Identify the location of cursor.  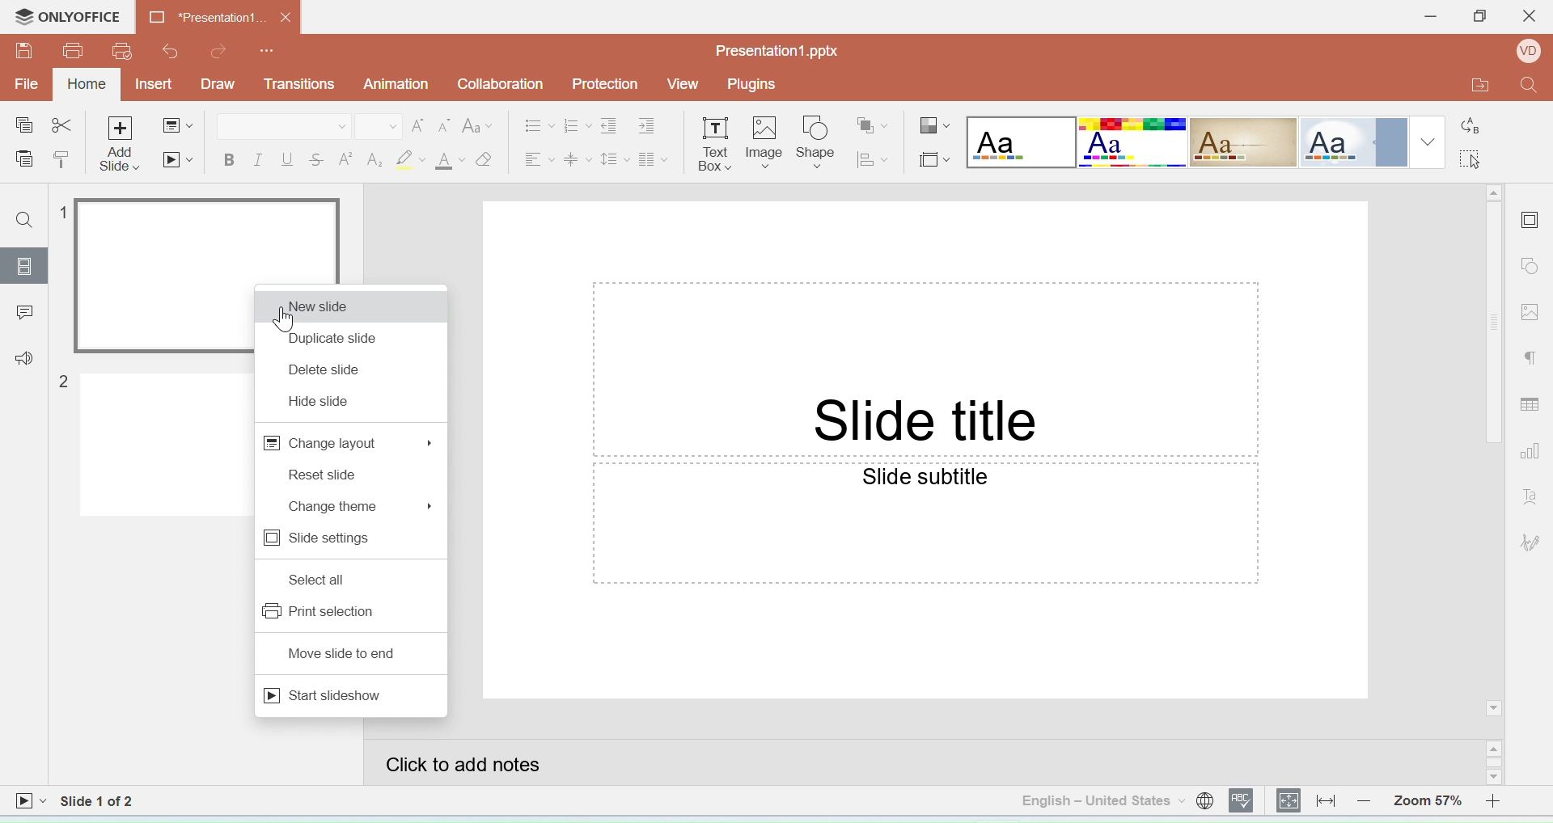
(278, 324).